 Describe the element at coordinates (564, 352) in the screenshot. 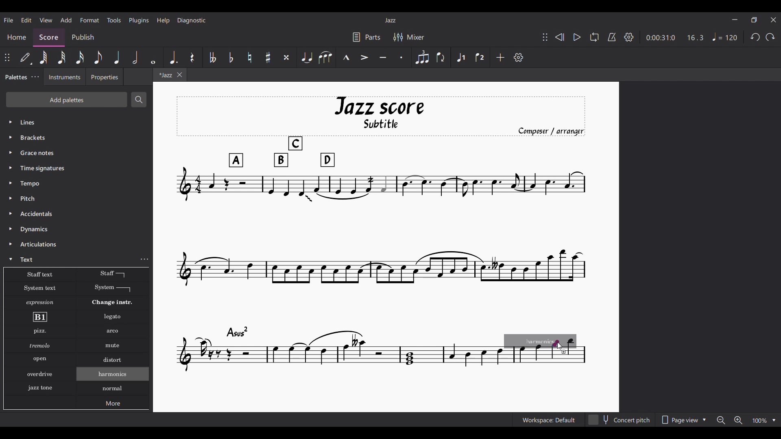

I see `Indicates addition` at that location.